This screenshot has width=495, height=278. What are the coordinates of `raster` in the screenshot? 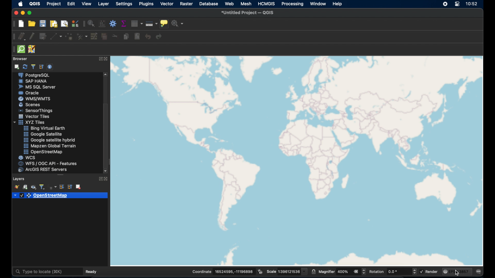 It's located at (186, 4).